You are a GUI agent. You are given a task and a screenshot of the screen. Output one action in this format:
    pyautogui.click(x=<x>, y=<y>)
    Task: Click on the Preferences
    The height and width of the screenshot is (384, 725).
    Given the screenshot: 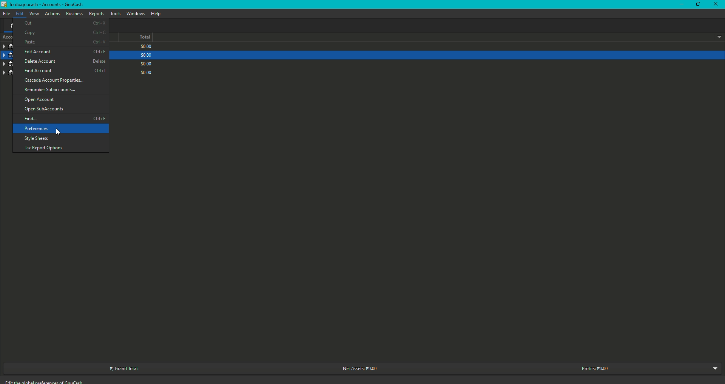 What is the action you would take?
    pyautogui.click(x=37, y=129)
    